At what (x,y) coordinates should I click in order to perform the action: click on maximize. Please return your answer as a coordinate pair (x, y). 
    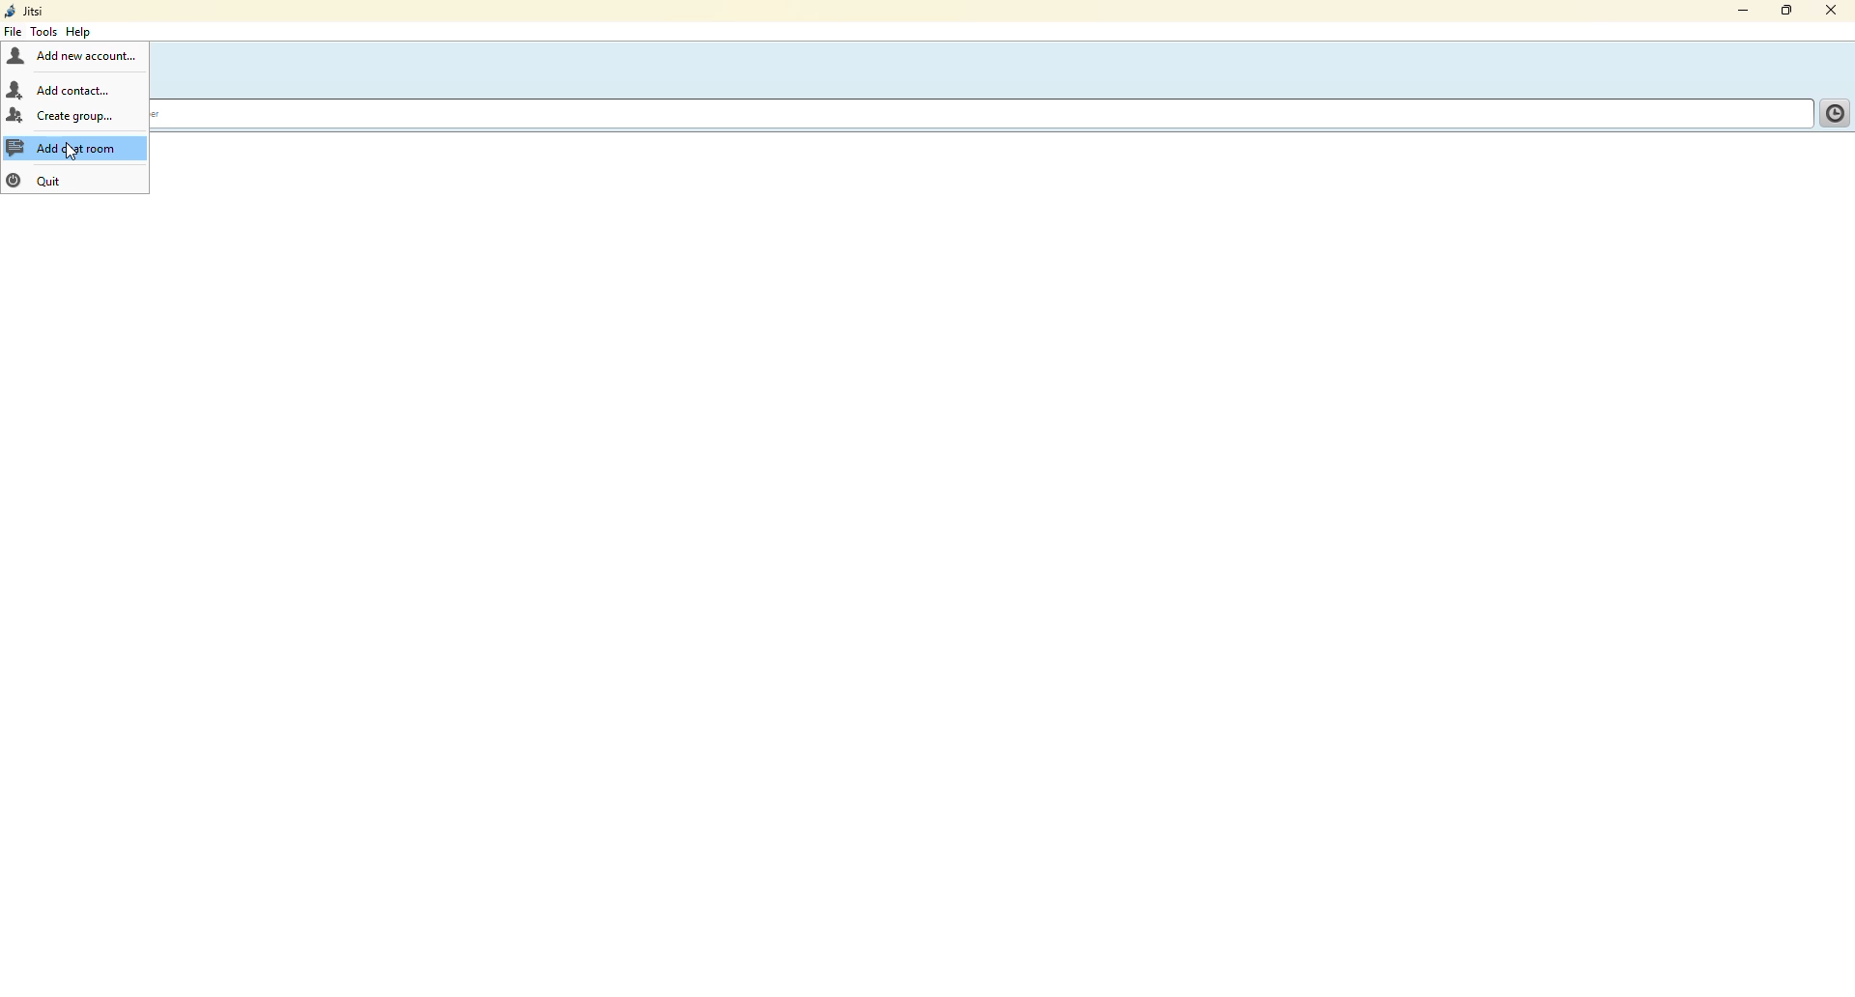
    Looking at the image, I should click on (1783, 10).